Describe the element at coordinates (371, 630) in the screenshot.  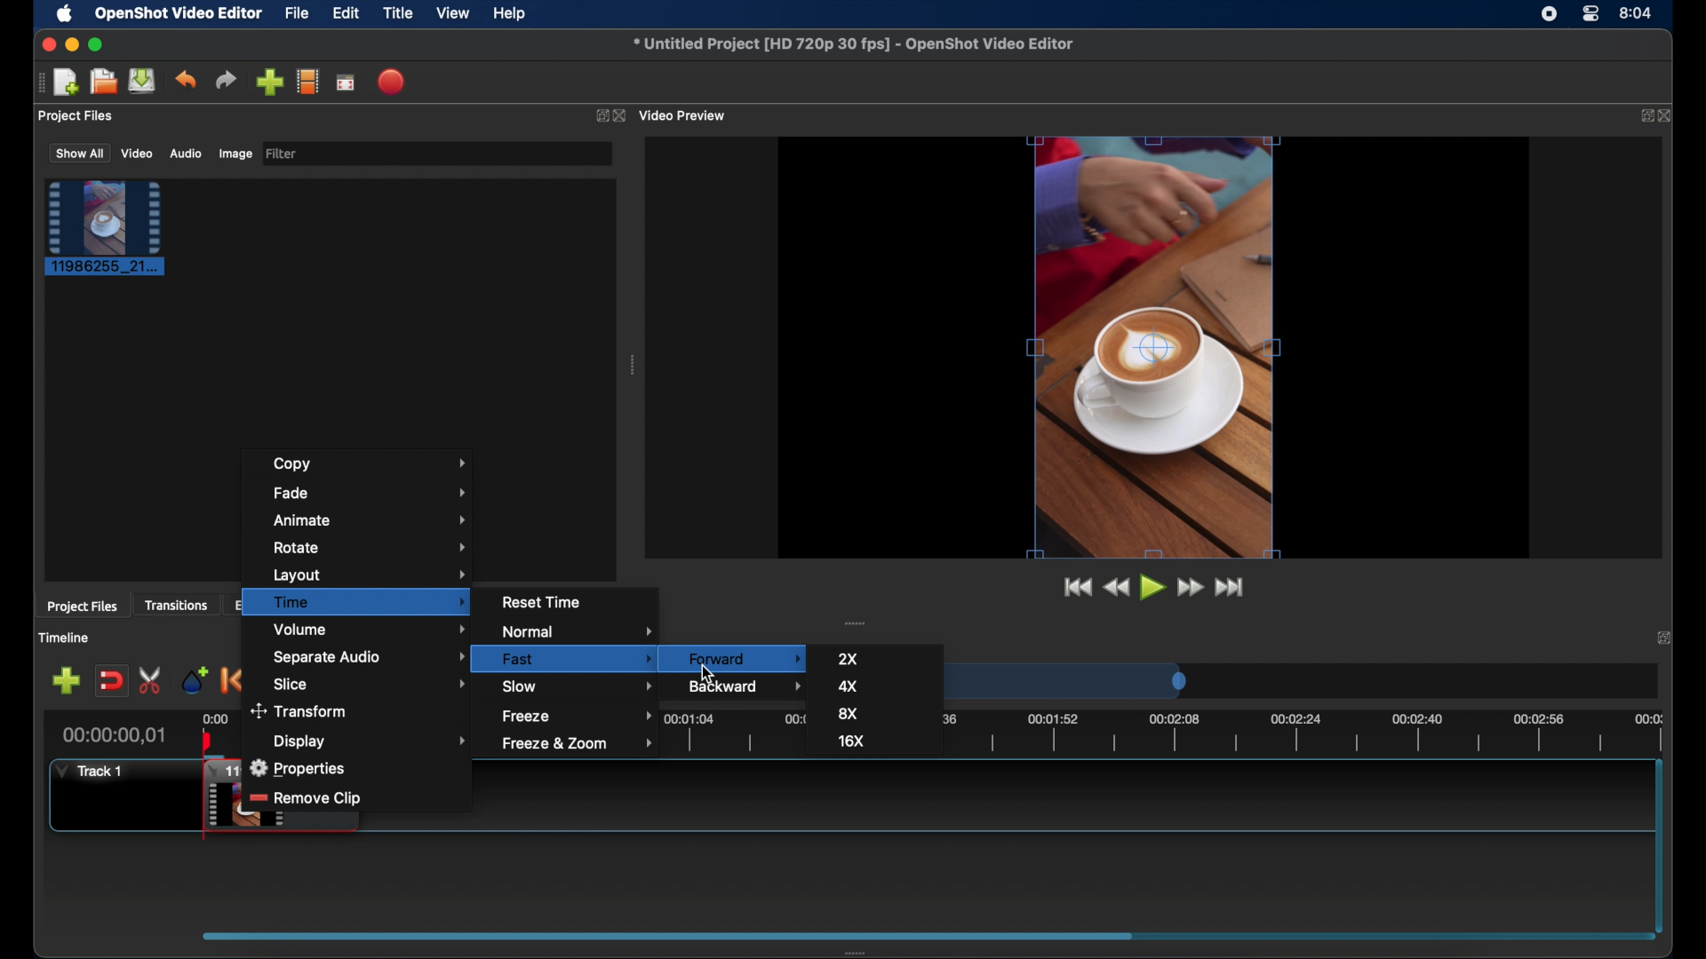
I see `volume  menu` at that location.